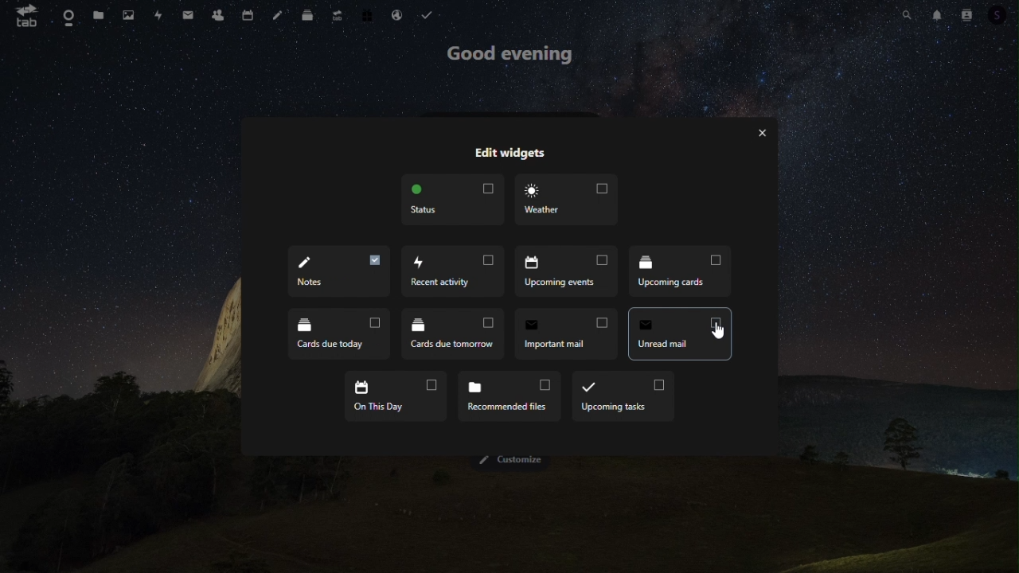  Describe the element at coordinates (369, 16) in the screenshot. I see `free trial ` at that location.